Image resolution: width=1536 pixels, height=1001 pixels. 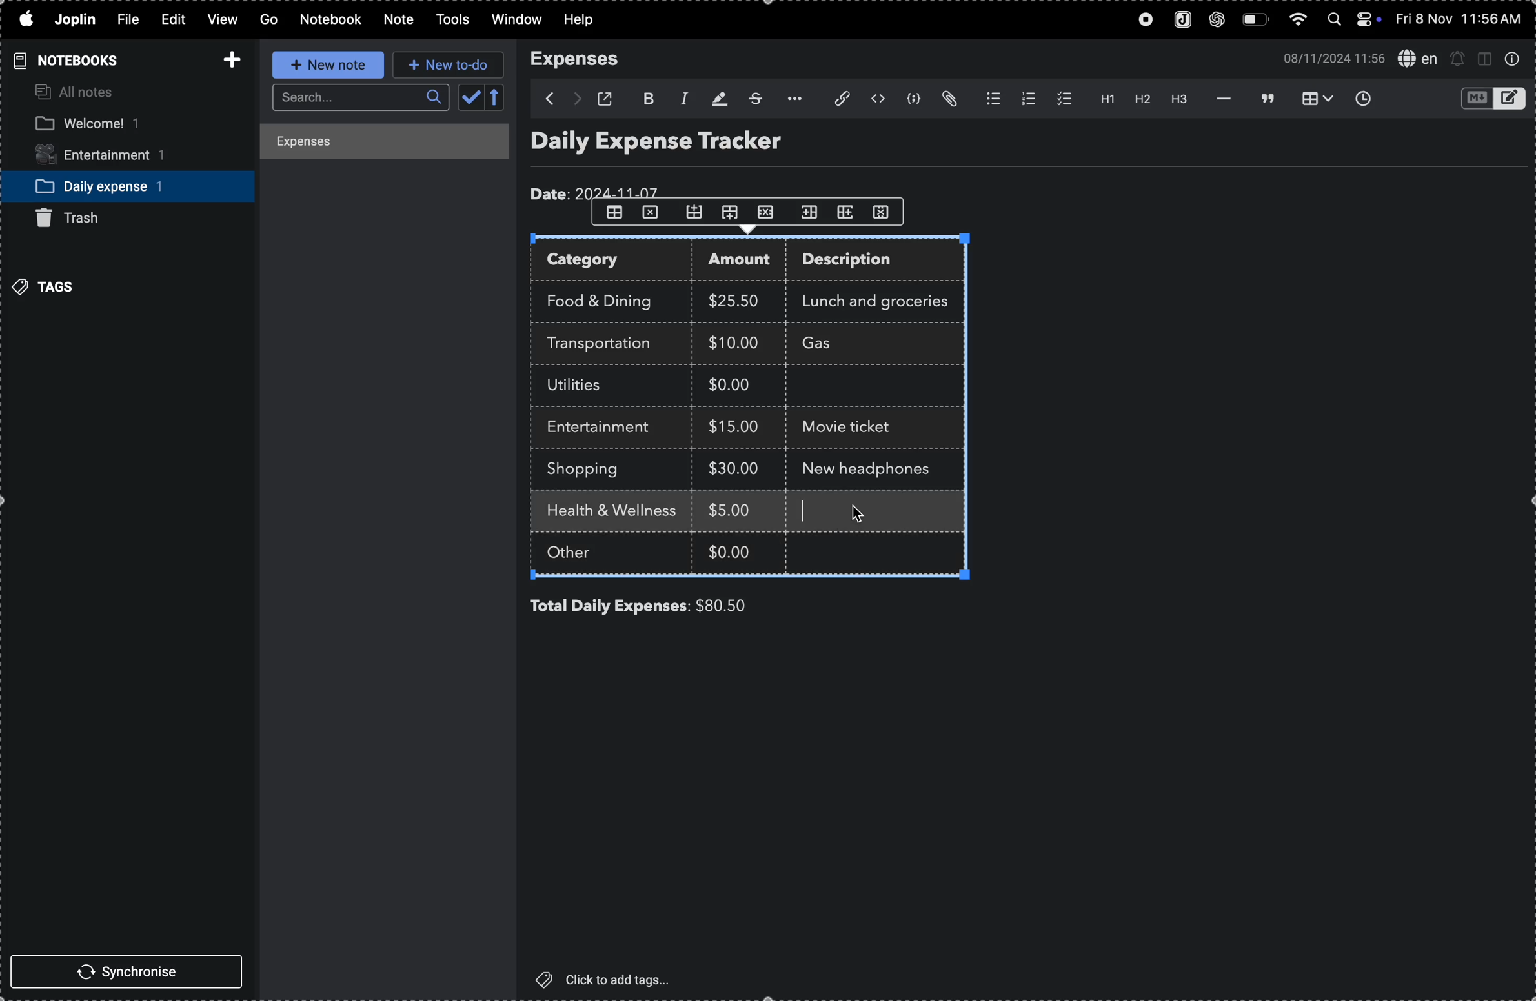 I want to click on new headphones, so click(x=862, y=468).